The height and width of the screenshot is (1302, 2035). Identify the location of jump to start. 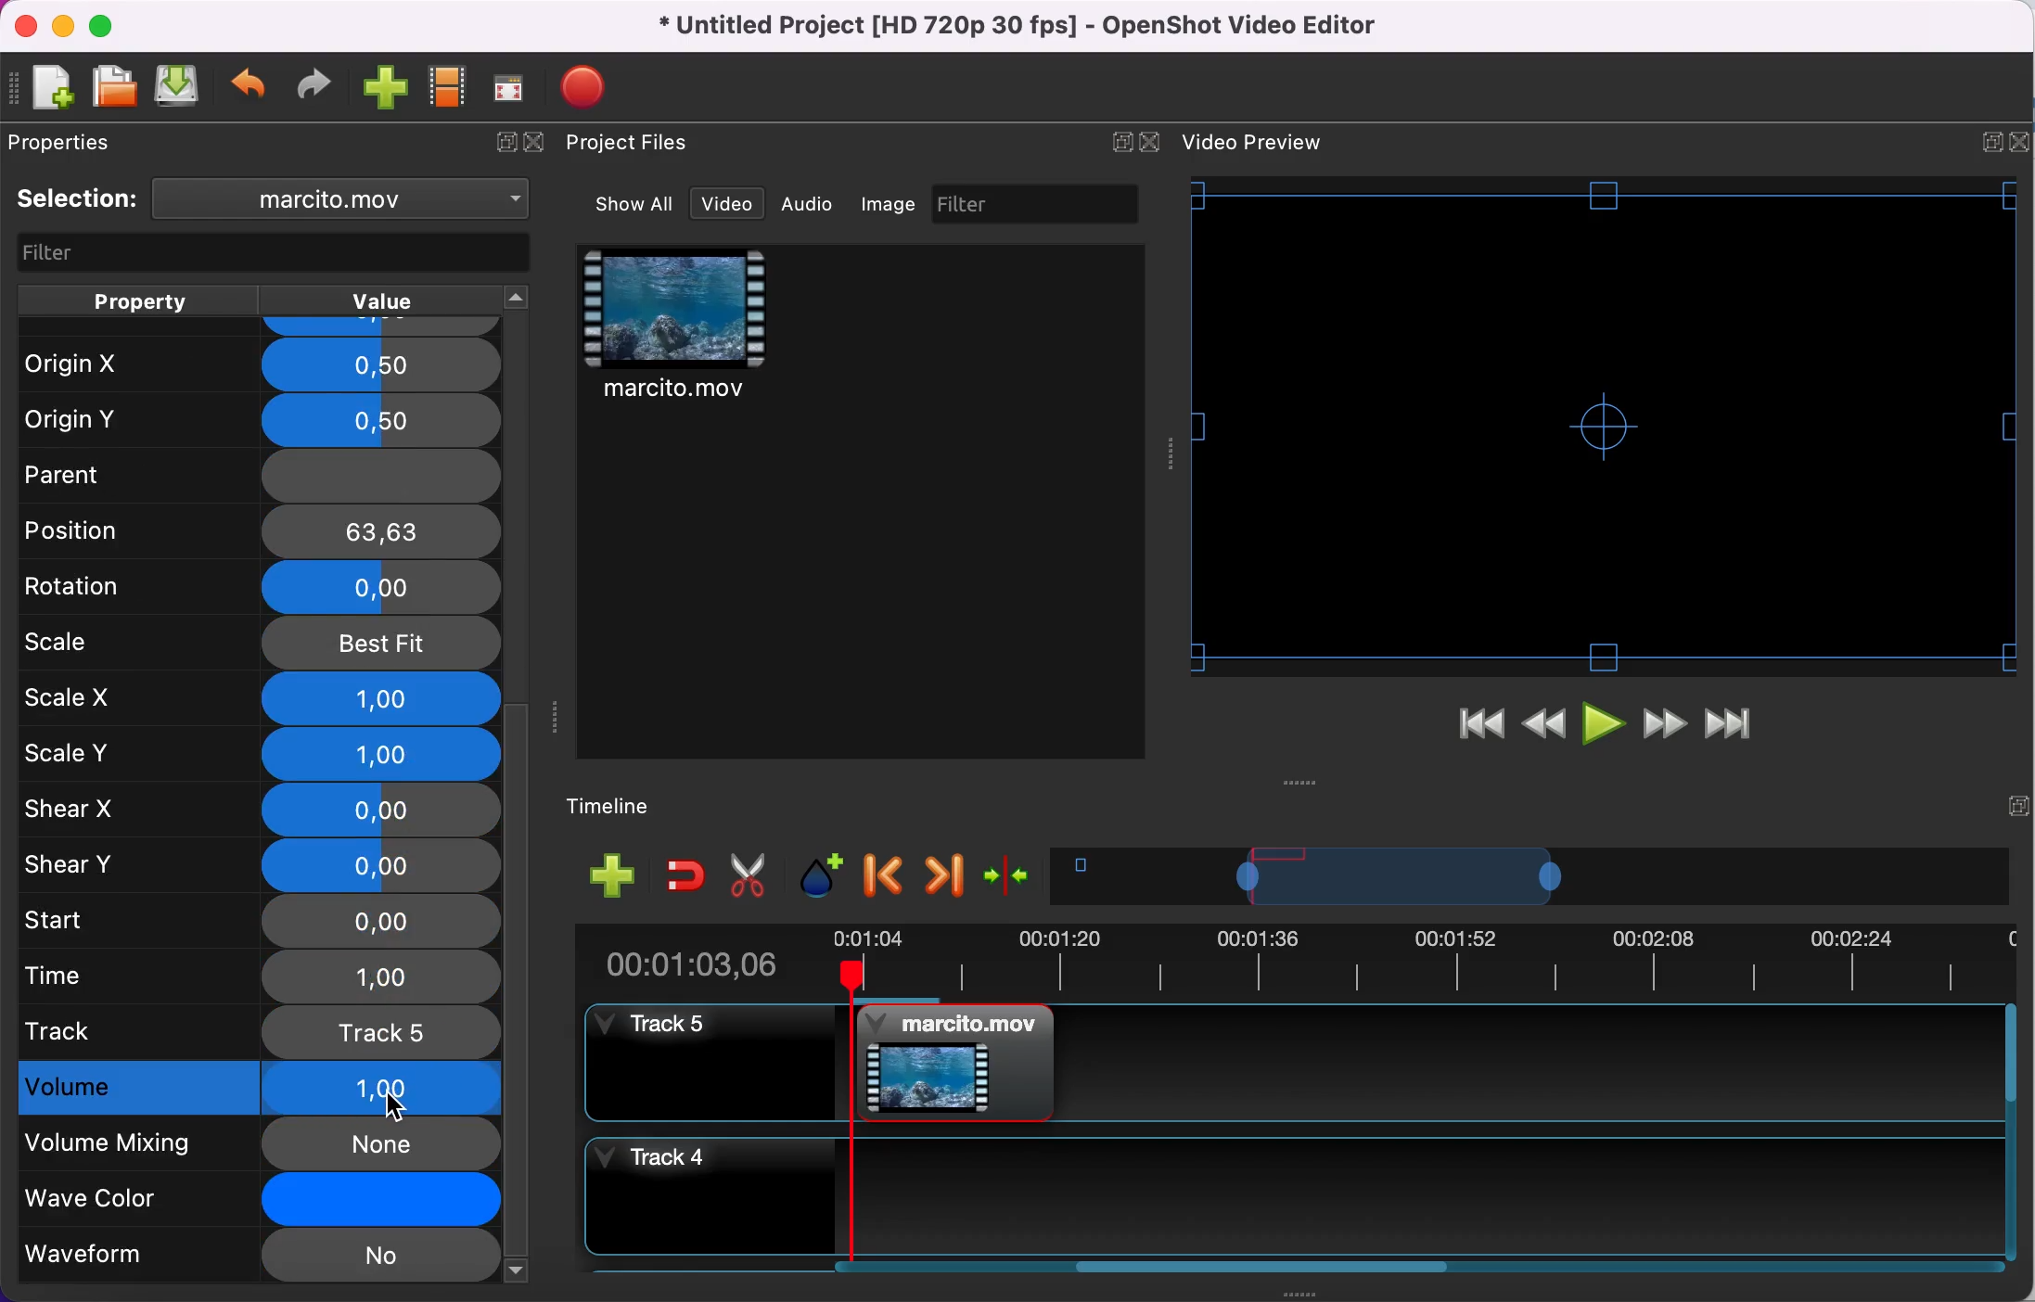
(1480, 729).